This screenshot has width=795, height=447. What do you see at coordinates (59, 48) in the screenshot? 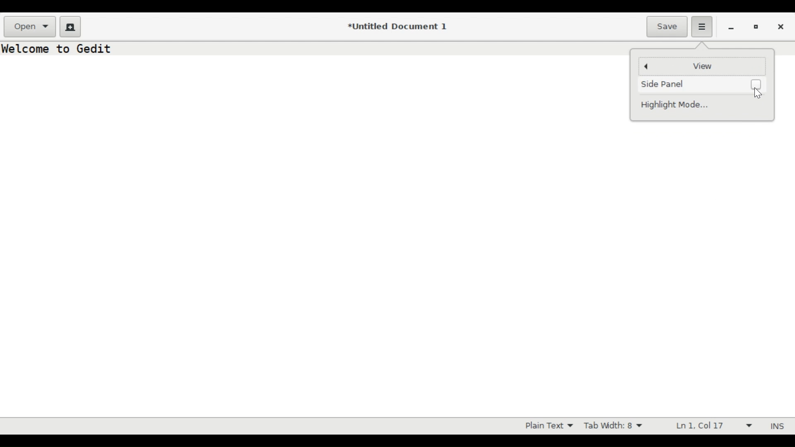
I see `Welcome to Gedit` at bounding box center [59, 48].